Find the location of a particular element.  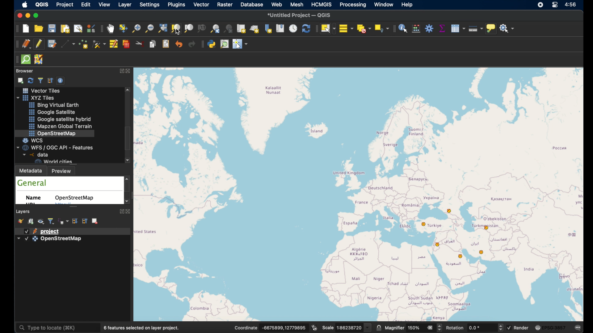

screen recorder icon is located at coordinates (540, 5).